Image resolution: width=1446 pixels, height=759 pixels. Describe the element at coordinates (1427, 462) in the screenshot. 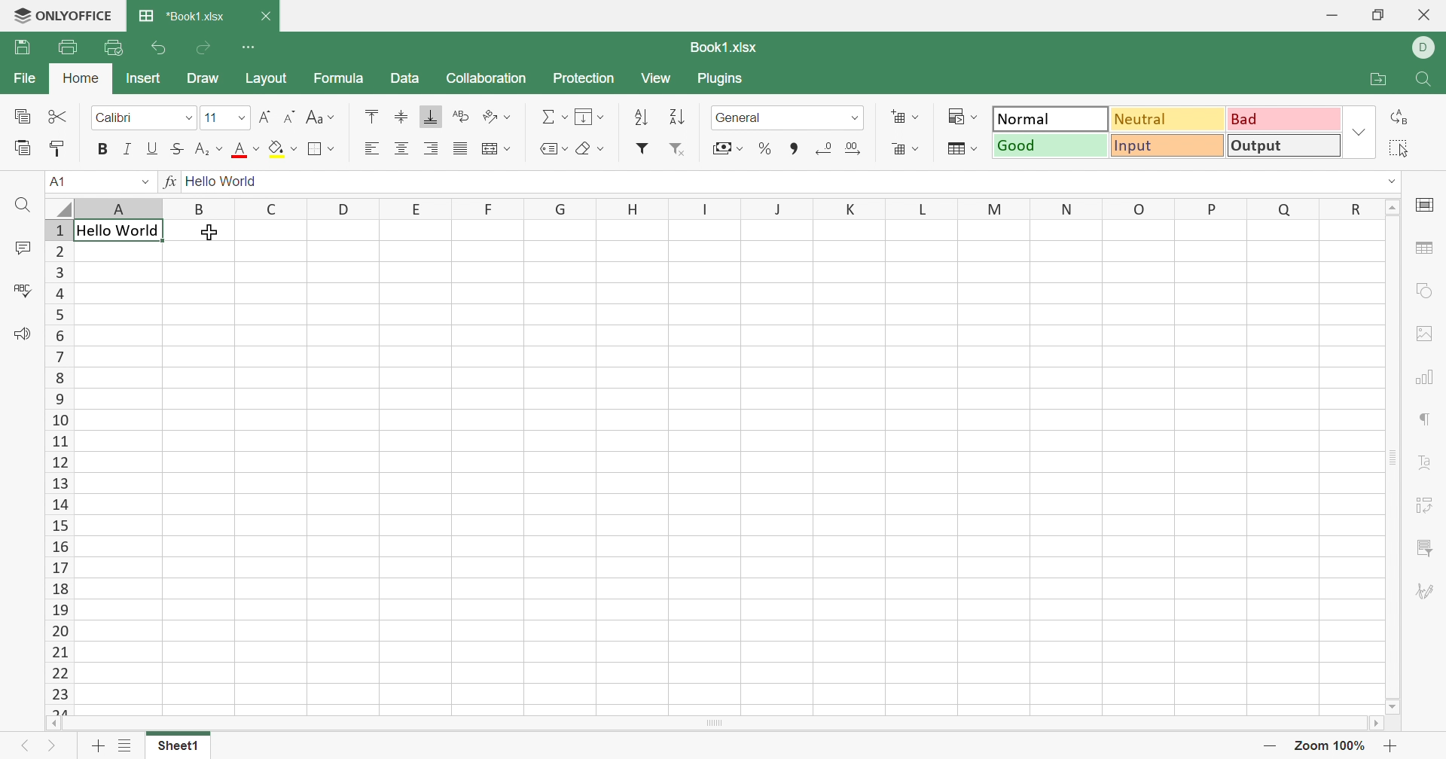

I see `Text art settings` at that location.